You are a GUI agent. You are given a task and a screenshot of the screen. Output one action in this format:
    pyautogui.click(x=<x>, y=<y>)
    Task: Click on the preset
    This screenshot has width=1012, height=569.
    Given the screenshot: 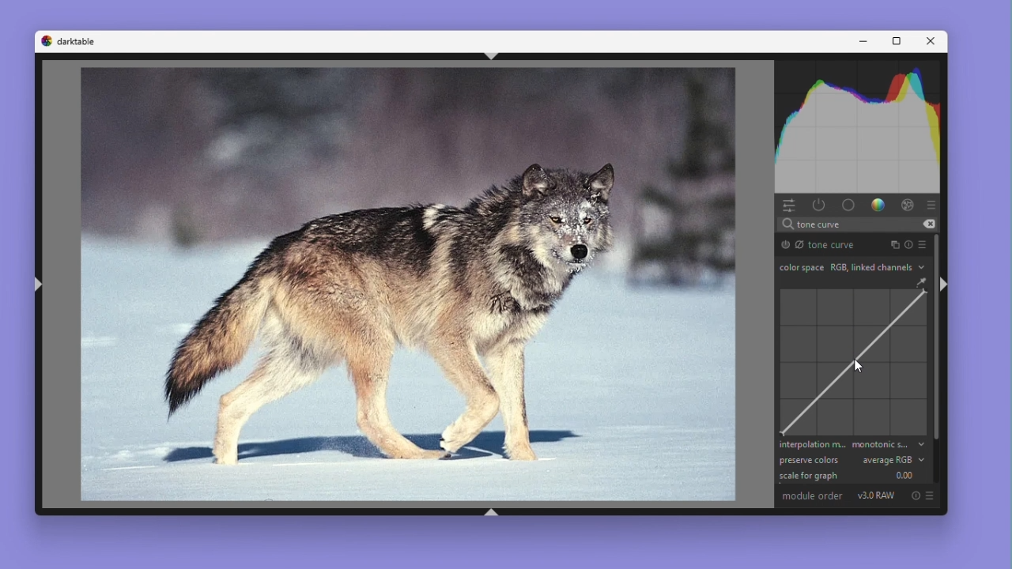 What is the action you would take?
    pyautogui.click(x=930, y=496)
    